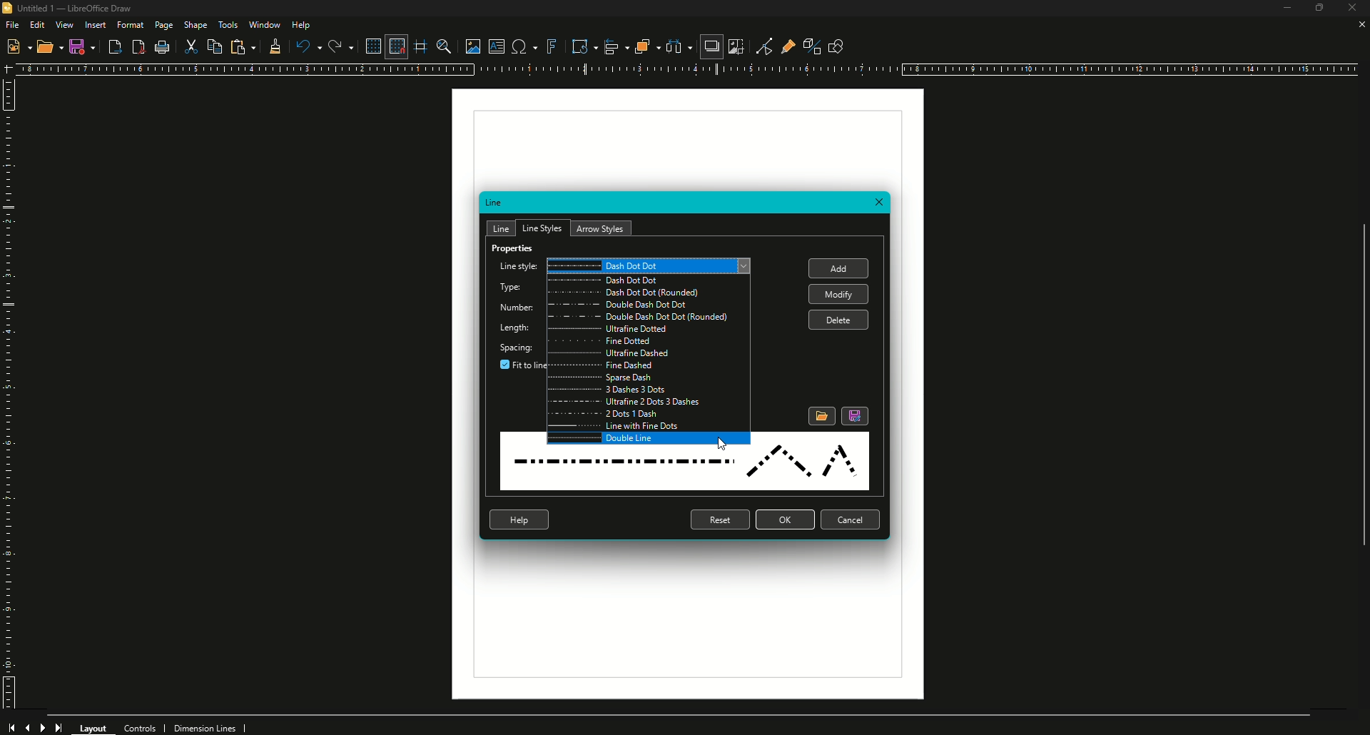 Image resolution: width=1370 pixels, height=735 pixels. I want to click on Insert Image, so click(469, 44).